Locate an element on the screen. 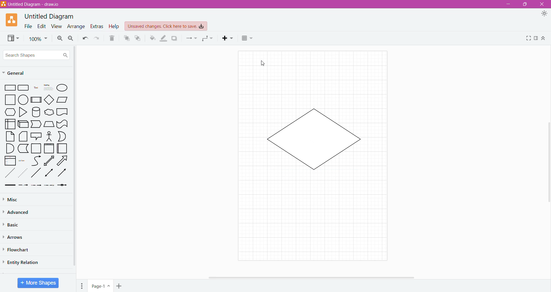 This screenshot has width=551, height=292. Basic is located at coordinates (13, 224).